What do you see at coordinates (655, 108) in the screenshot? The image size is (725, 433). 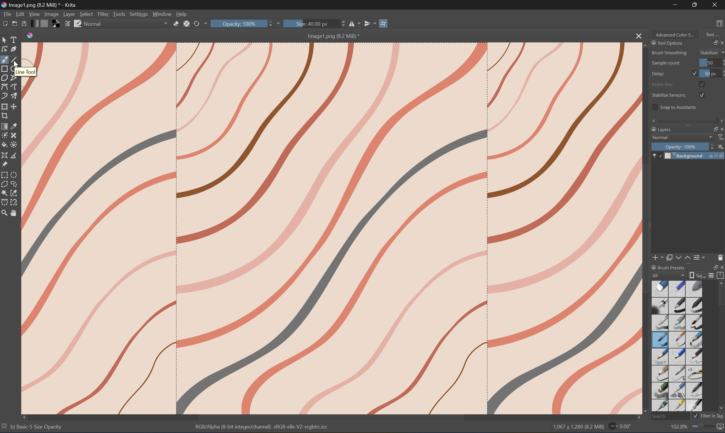 I see `Checkbox` at bounding box center [655, 108].